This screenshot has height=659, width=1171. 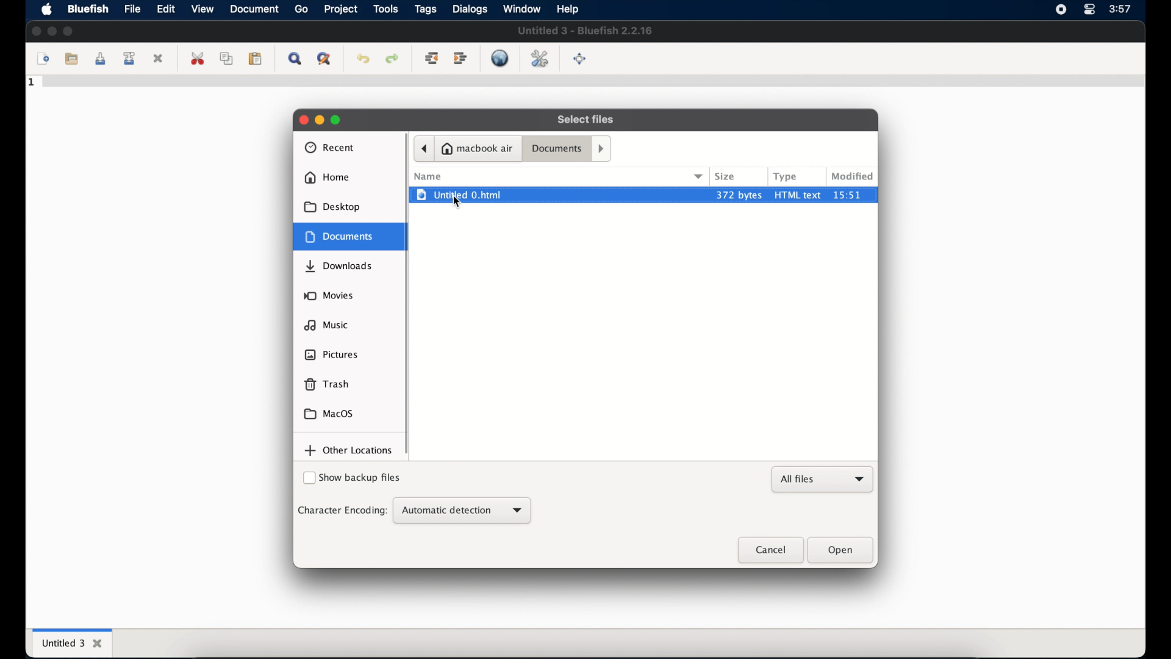 What do you see at coordinates (329, 414) in the screenshot?
I see `macOS` at bounding box center [329, 414].